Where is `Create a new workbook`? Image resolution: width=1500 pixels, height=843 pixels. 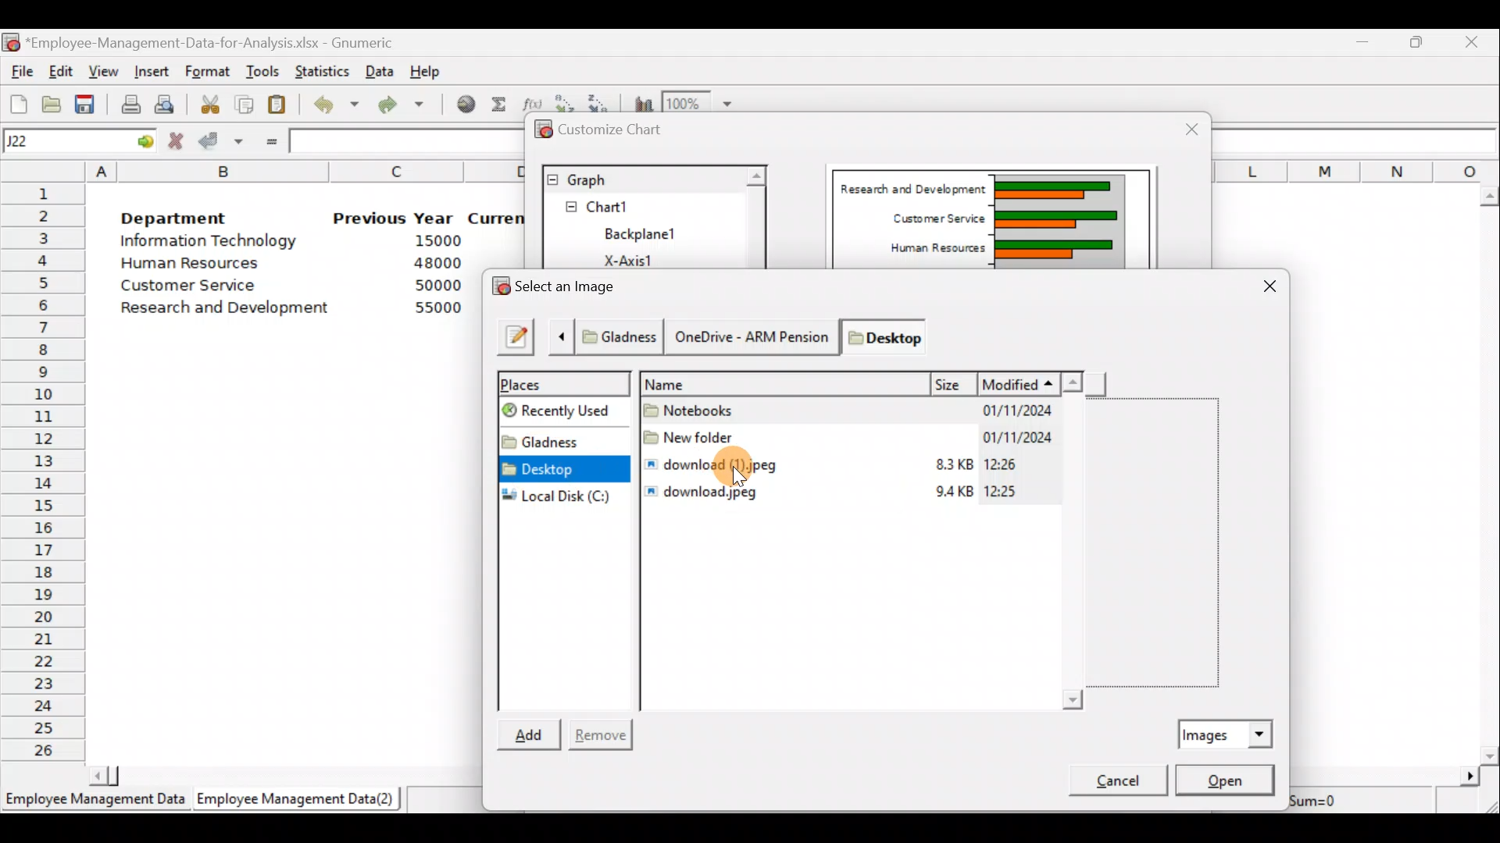 Create a new workbook is located at coordinates (17, 102).